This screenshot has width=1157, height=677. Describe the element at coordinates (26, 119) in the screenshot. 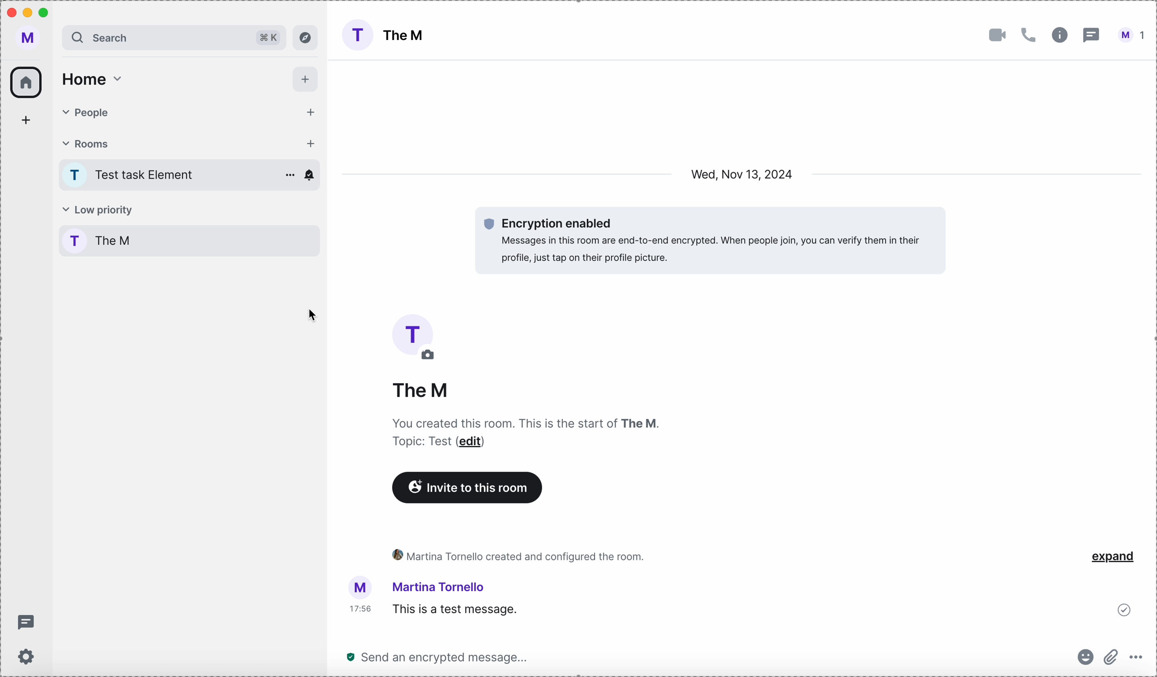

I see `add` at that location.